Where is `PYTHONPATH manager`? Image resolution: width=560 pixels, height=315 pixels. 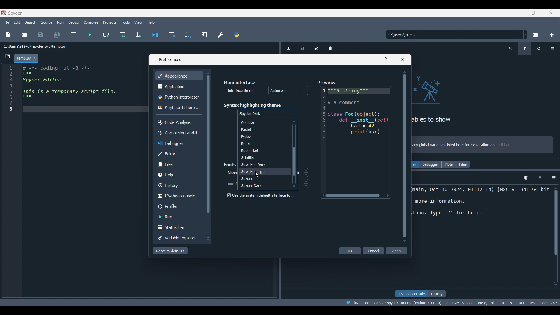 PYTHONPATH manager is located at coordinates (237, 34).